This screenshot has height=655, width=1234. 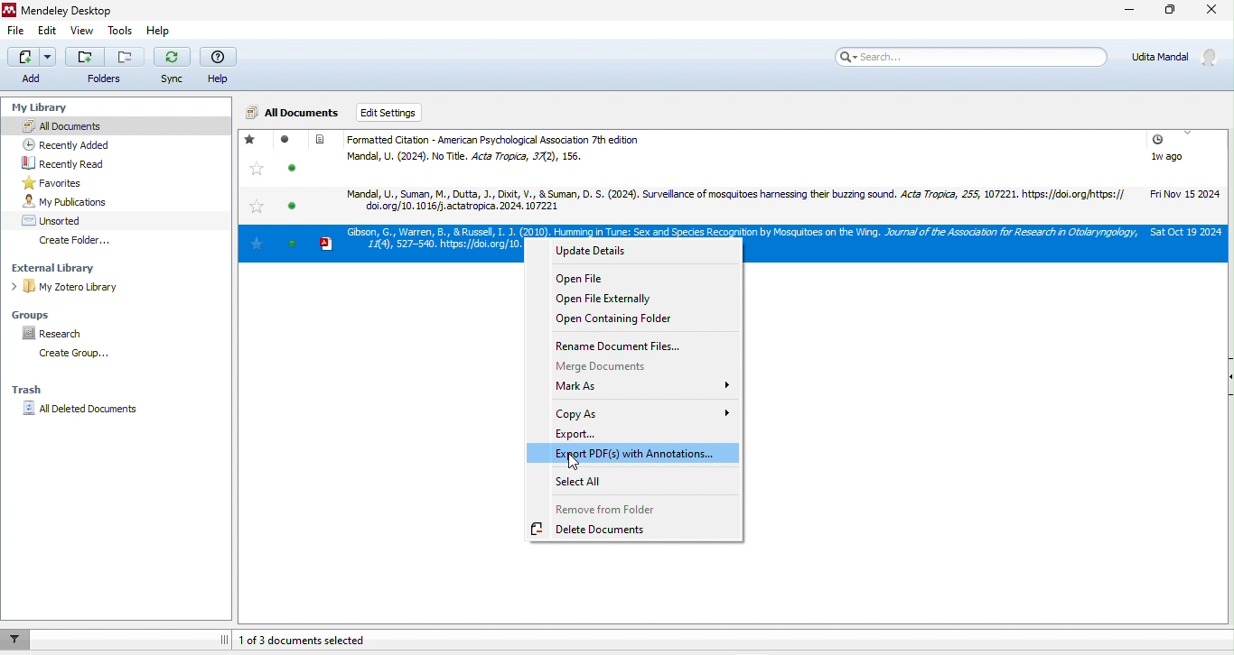 I want to click on all documents, so click(x=294, y=111).